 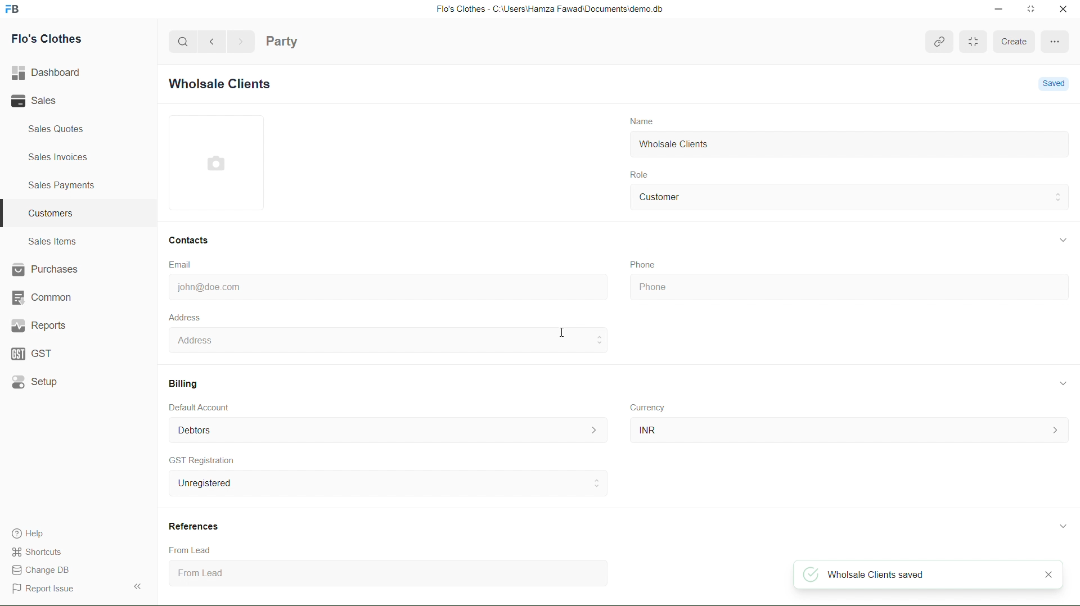 I want to click on search, so click(x=180, y=40).